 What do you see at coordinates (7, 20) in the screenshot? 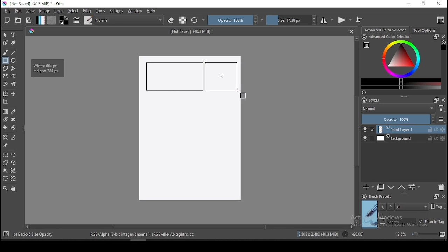
I see `new` at bounding box center [7, 20].